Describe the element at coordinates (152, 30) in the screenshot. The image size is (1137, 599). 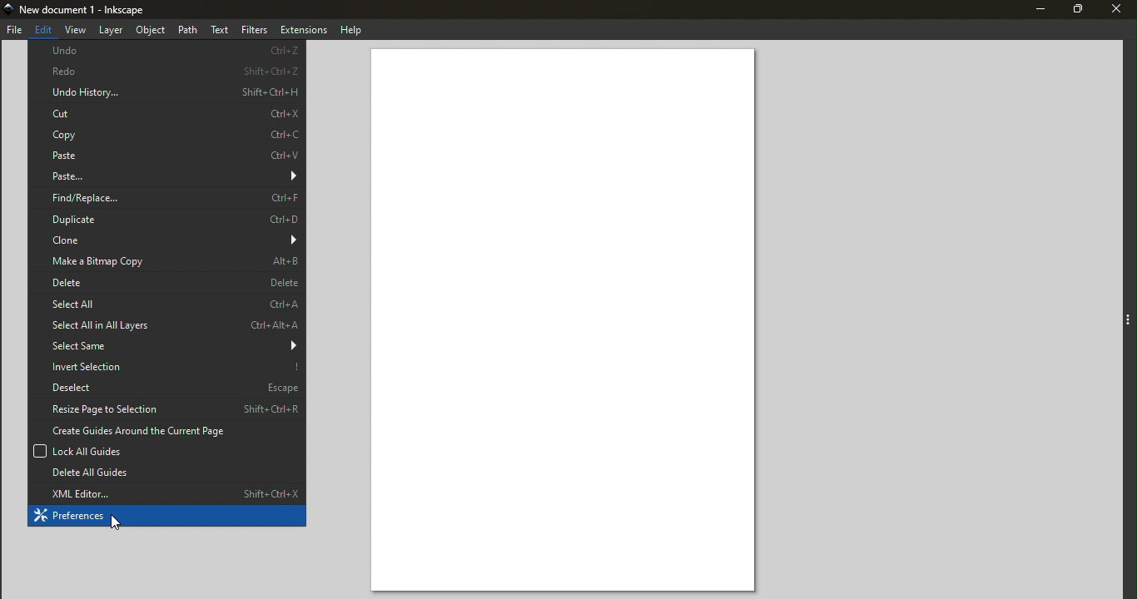
I see `Object` at that location.